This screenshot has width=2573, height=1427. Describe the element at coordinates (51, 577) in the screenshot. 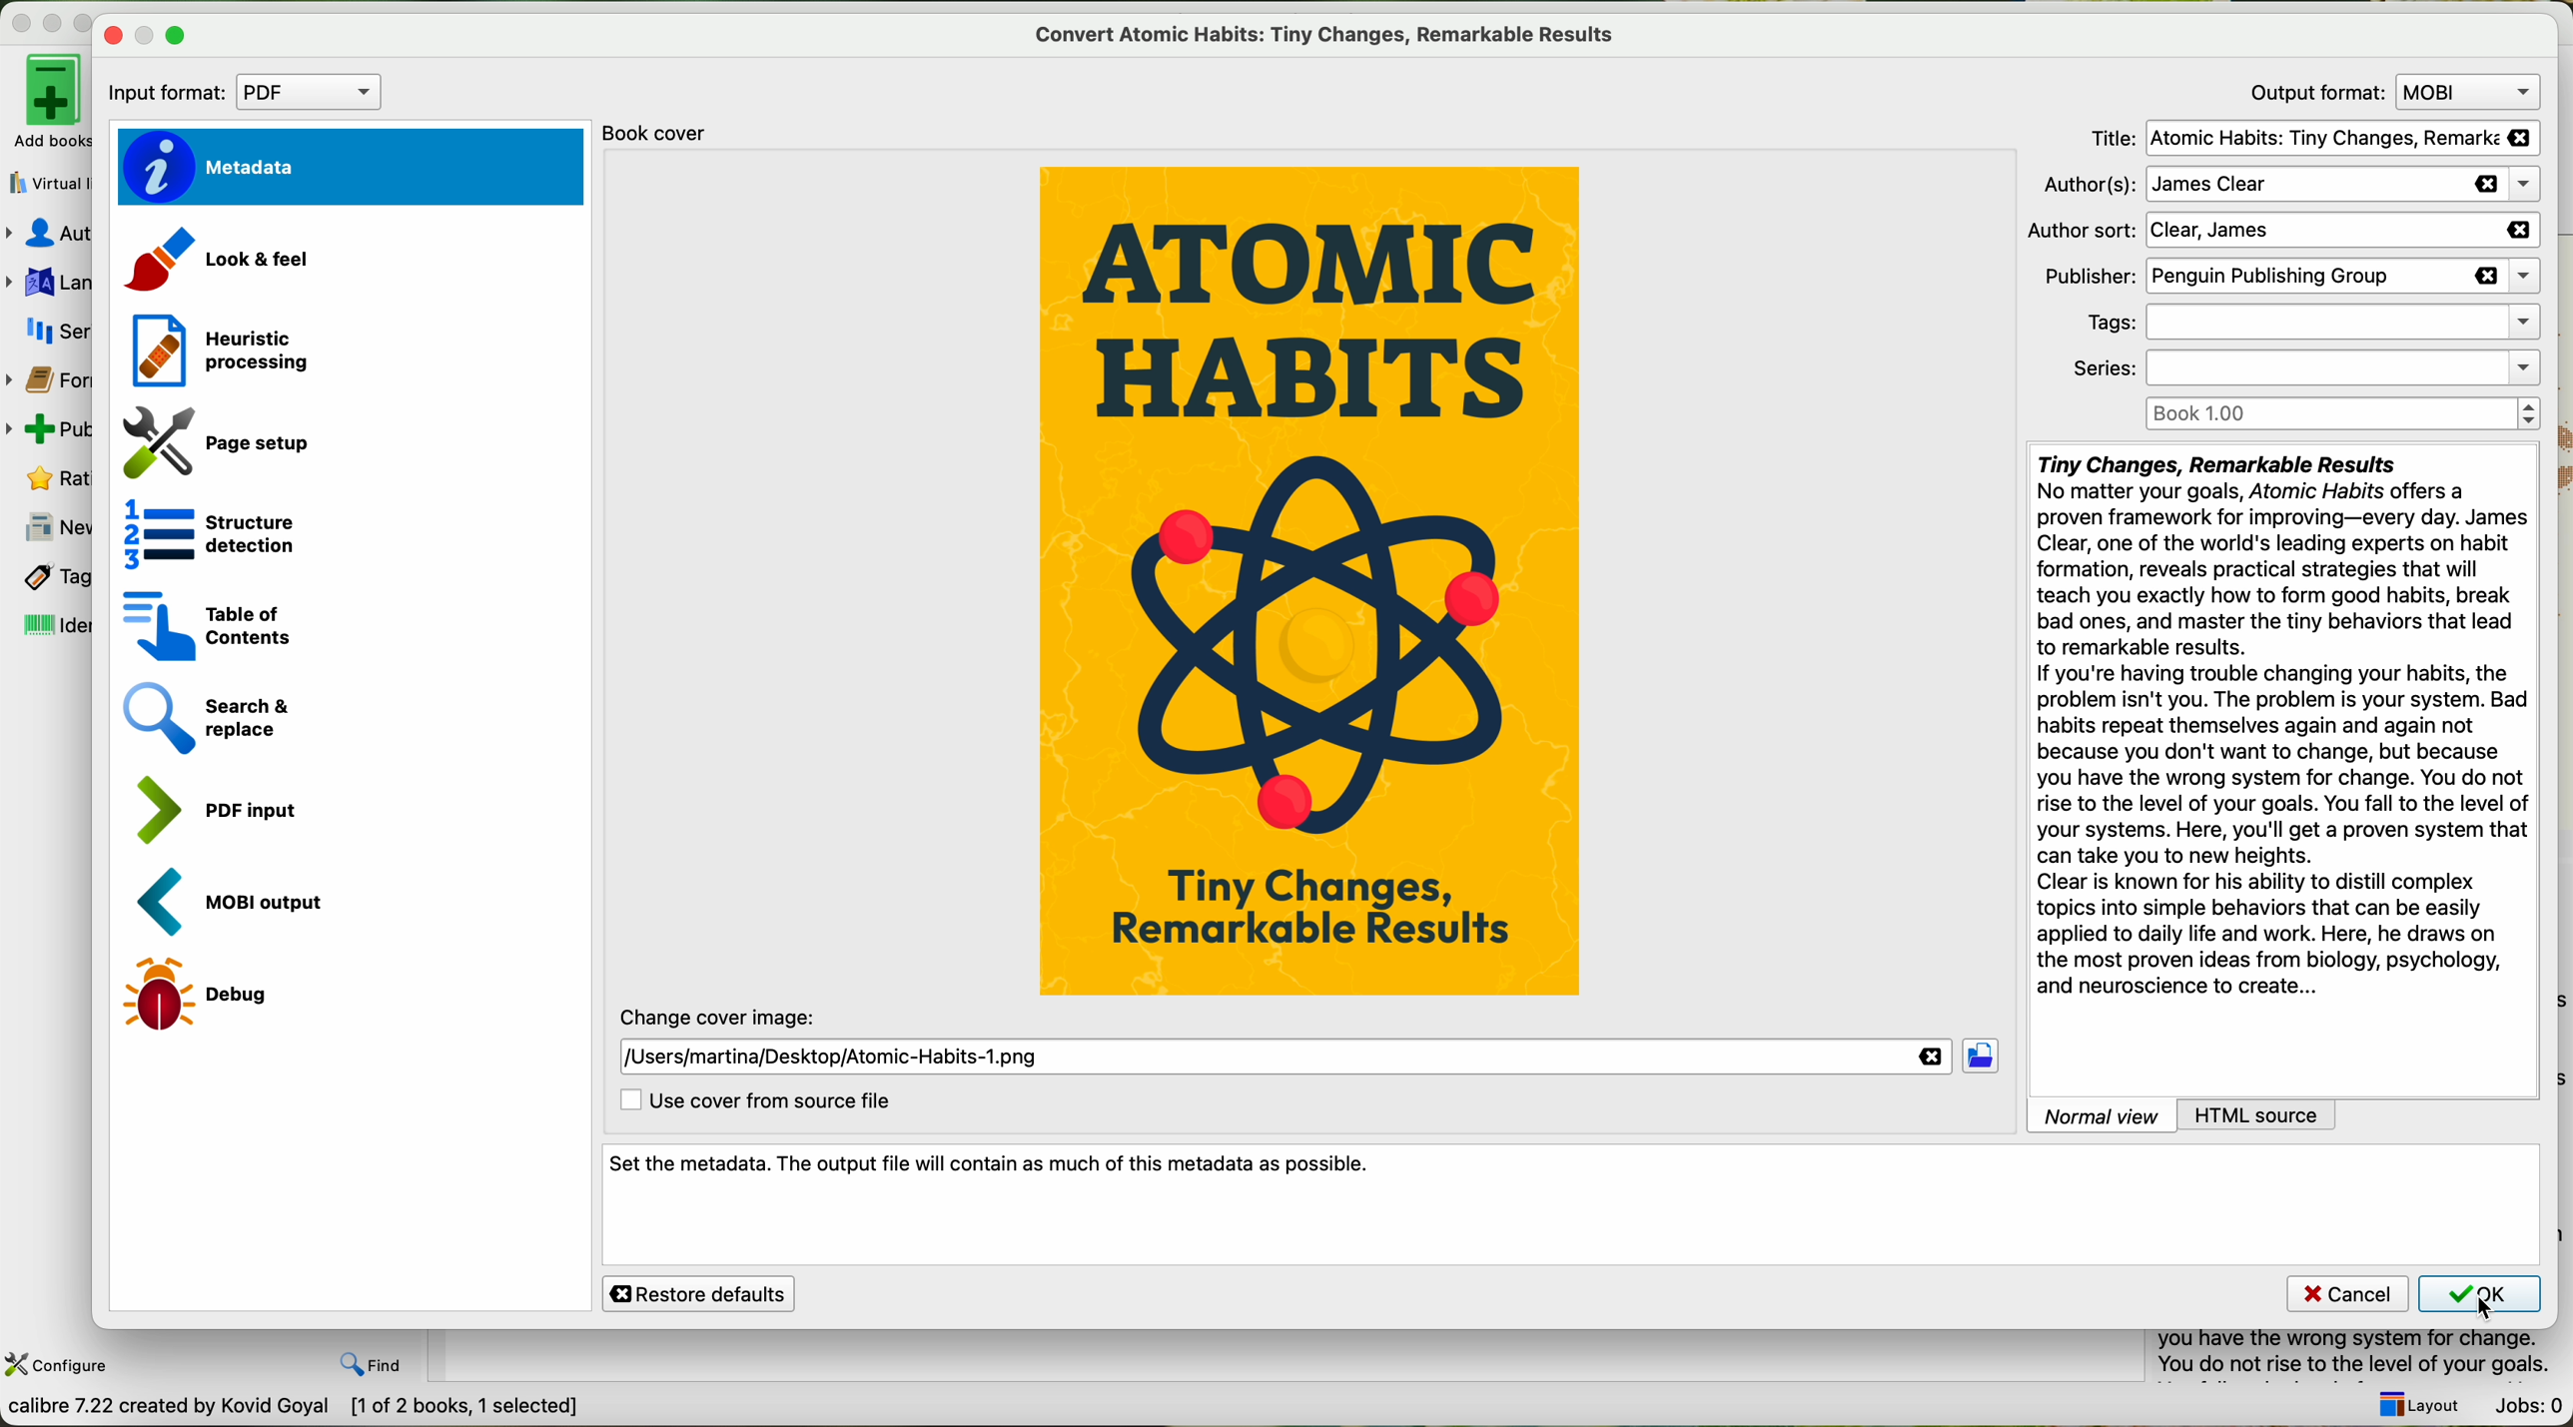

I see `tags` at that location.